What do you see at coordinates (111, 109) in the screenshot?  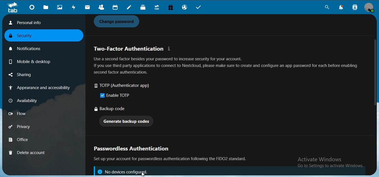 I see `backup code` at bounding box center [111, 109].